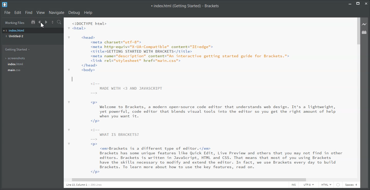 This screenshot has width=370, height=190. What do you see at coordinates (186, 6) in the screenshot?
I see `Text` at bounding box center [186, 6].